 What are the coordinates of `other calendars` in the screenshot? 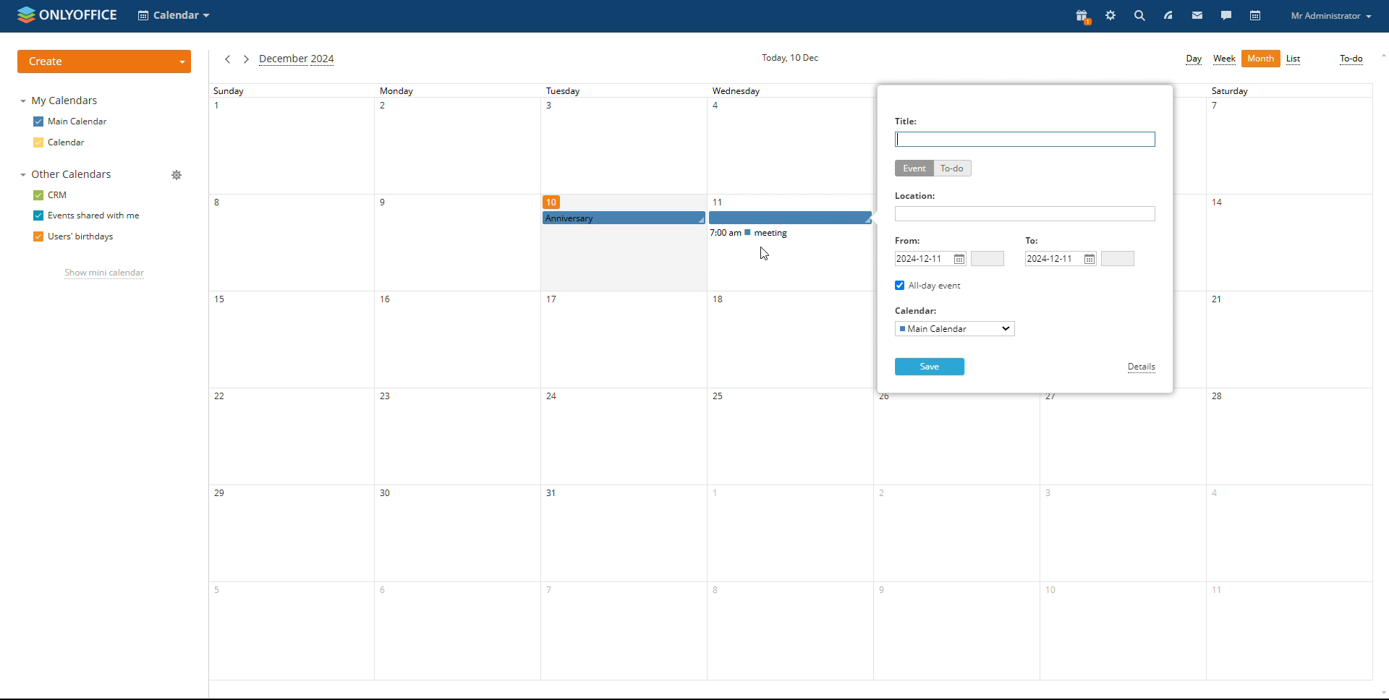 It's located at (66, 174).